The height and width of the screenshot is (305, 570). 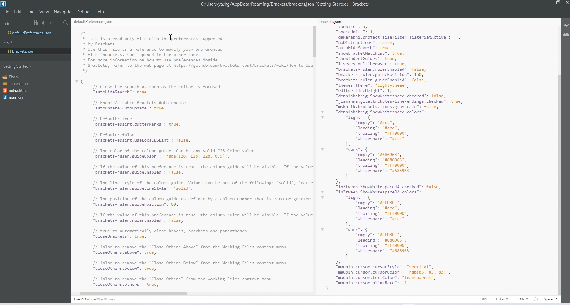 I want to click on Help, so click(x=99, y=12).